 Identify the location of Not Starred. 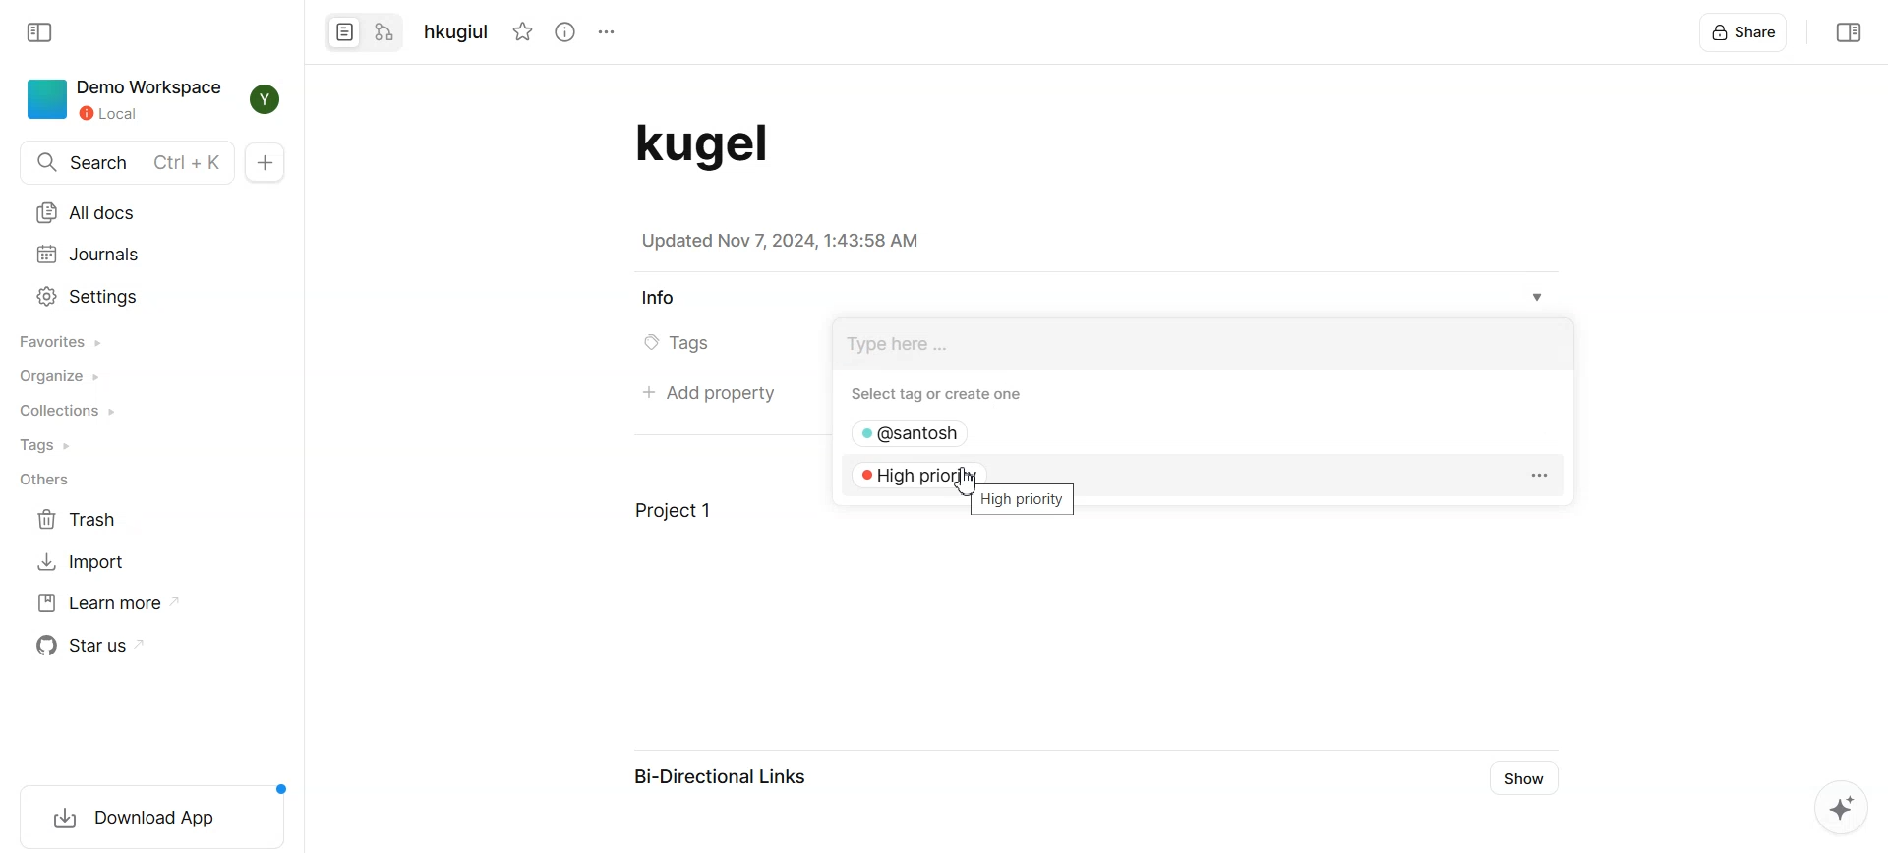
(524, 31).